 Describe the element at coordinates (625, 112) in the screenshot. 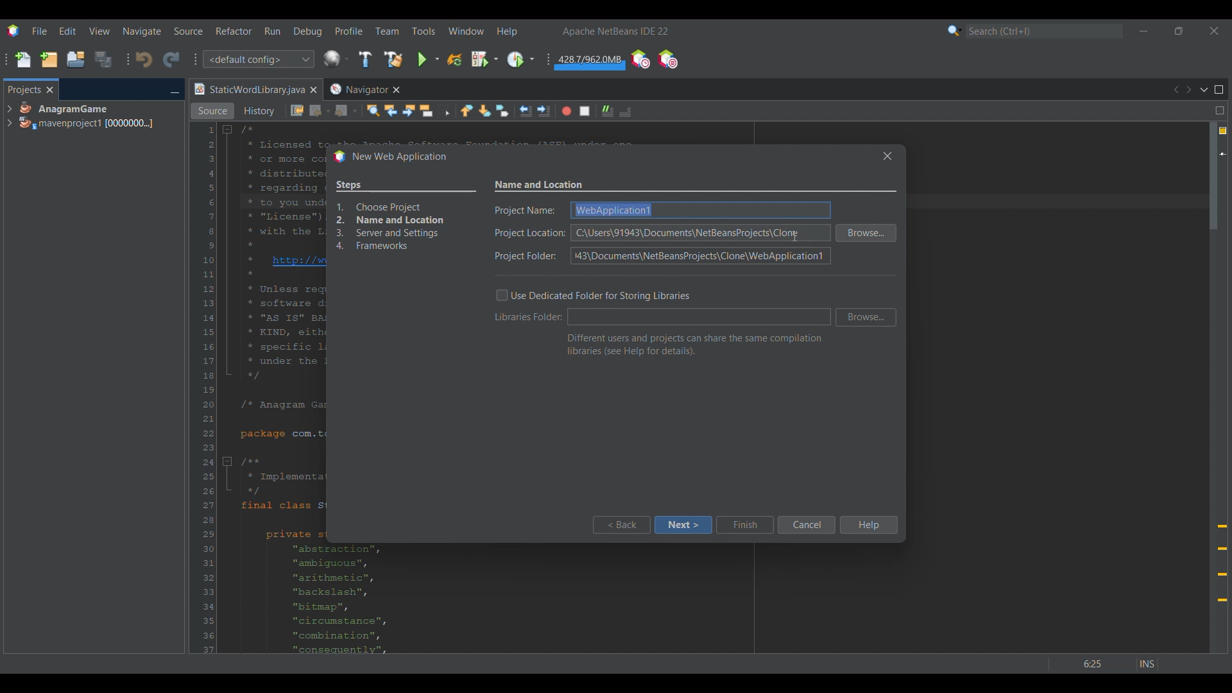

I see `Comment` at that location.